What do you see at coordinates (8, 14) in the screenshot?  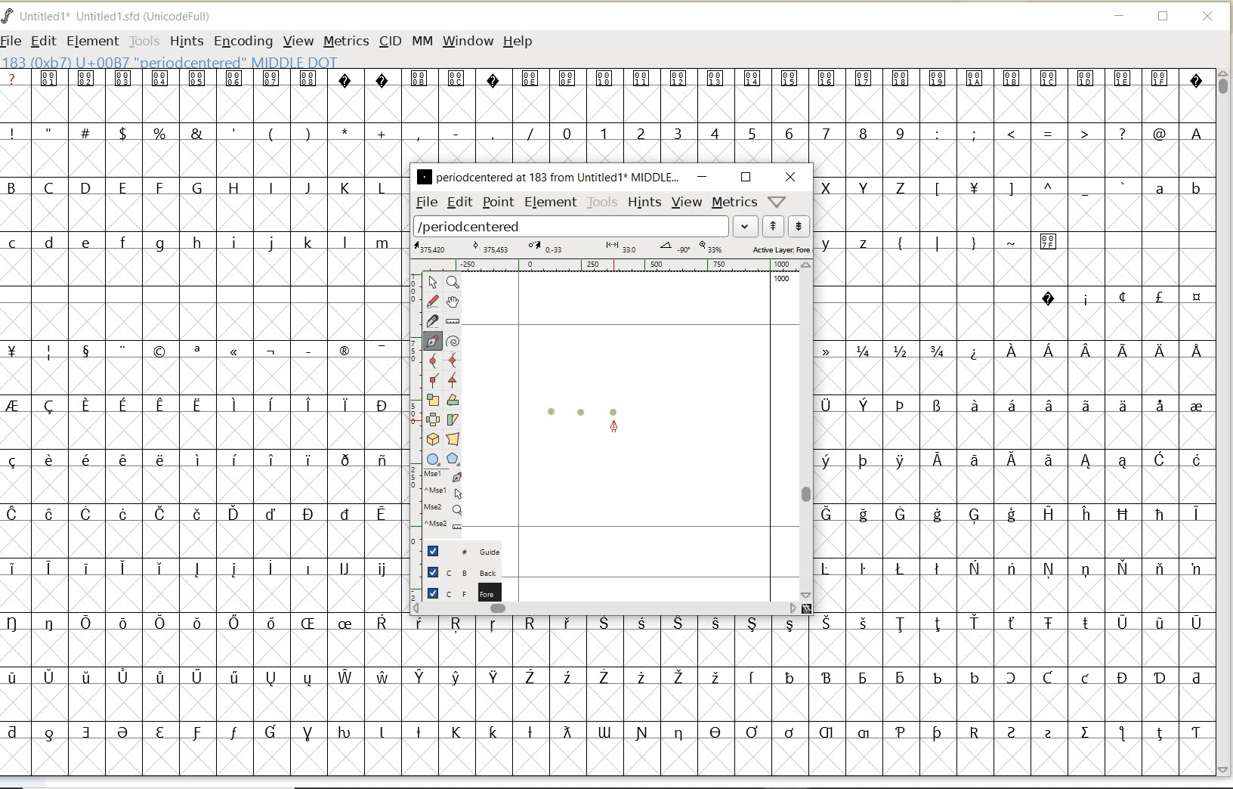 I see `FontForge Logo` at bounding box center [8, 14].